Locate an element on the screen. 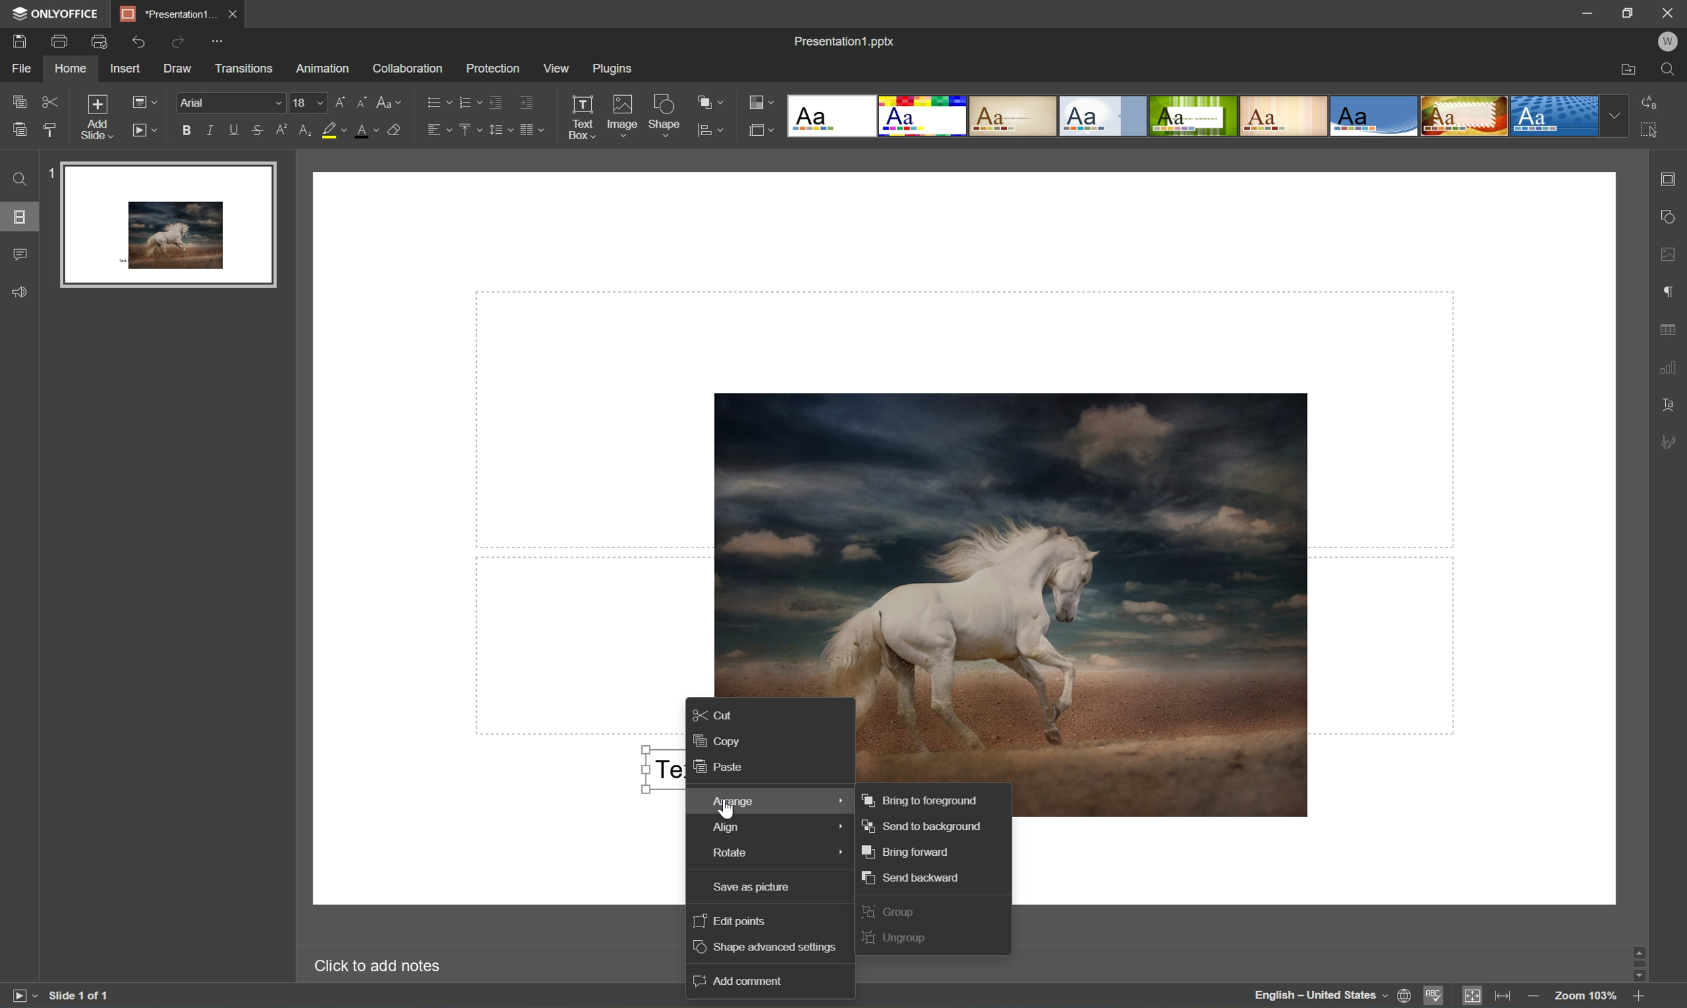 This screenshot has width=1687, height=1008. Shape is located at coordinates (665, 118).